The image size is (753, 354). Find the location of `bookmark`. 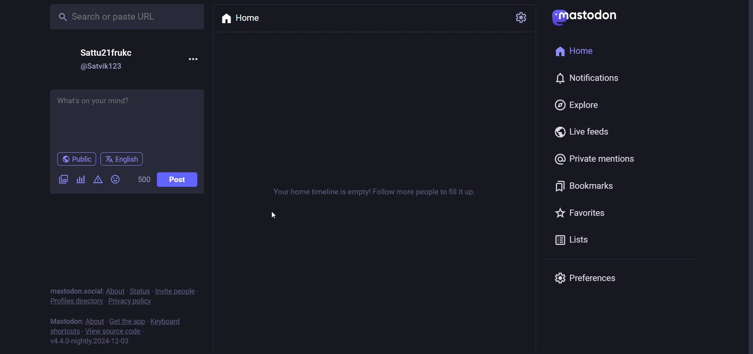

bookmark is located at coordinates (586, 187).